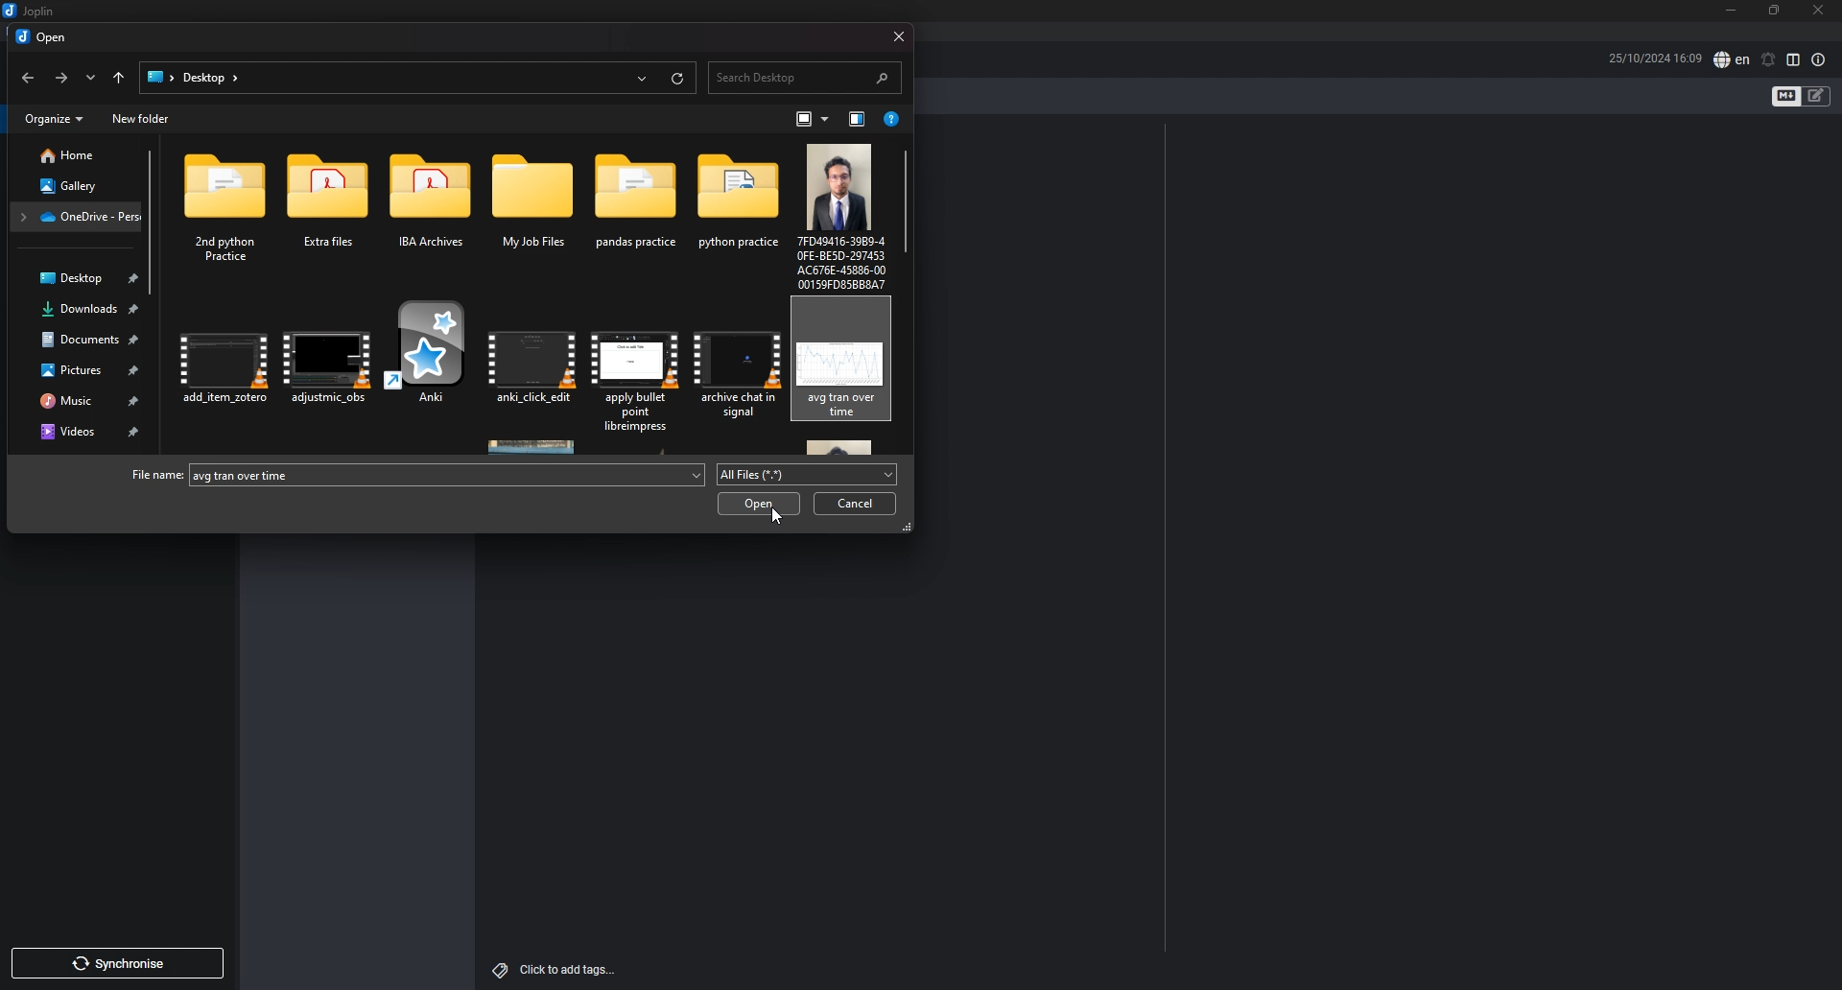 Image resolution: width=1842 pixels, height=990 pixels. Describe the element at coordinates (736, 371) in the screenshot. I see `archieve chat in signal` at that location.